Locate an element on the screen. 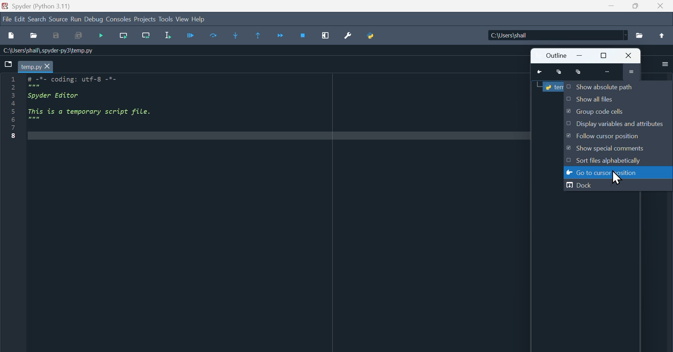  C:\Users\shail\.spyder-py3\temp.py is located at coordinates (57, 50).